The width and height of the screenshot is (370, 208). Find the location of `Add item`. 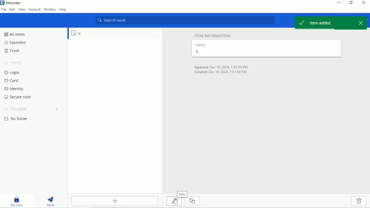

Add item is located at coordinates (116, 201).